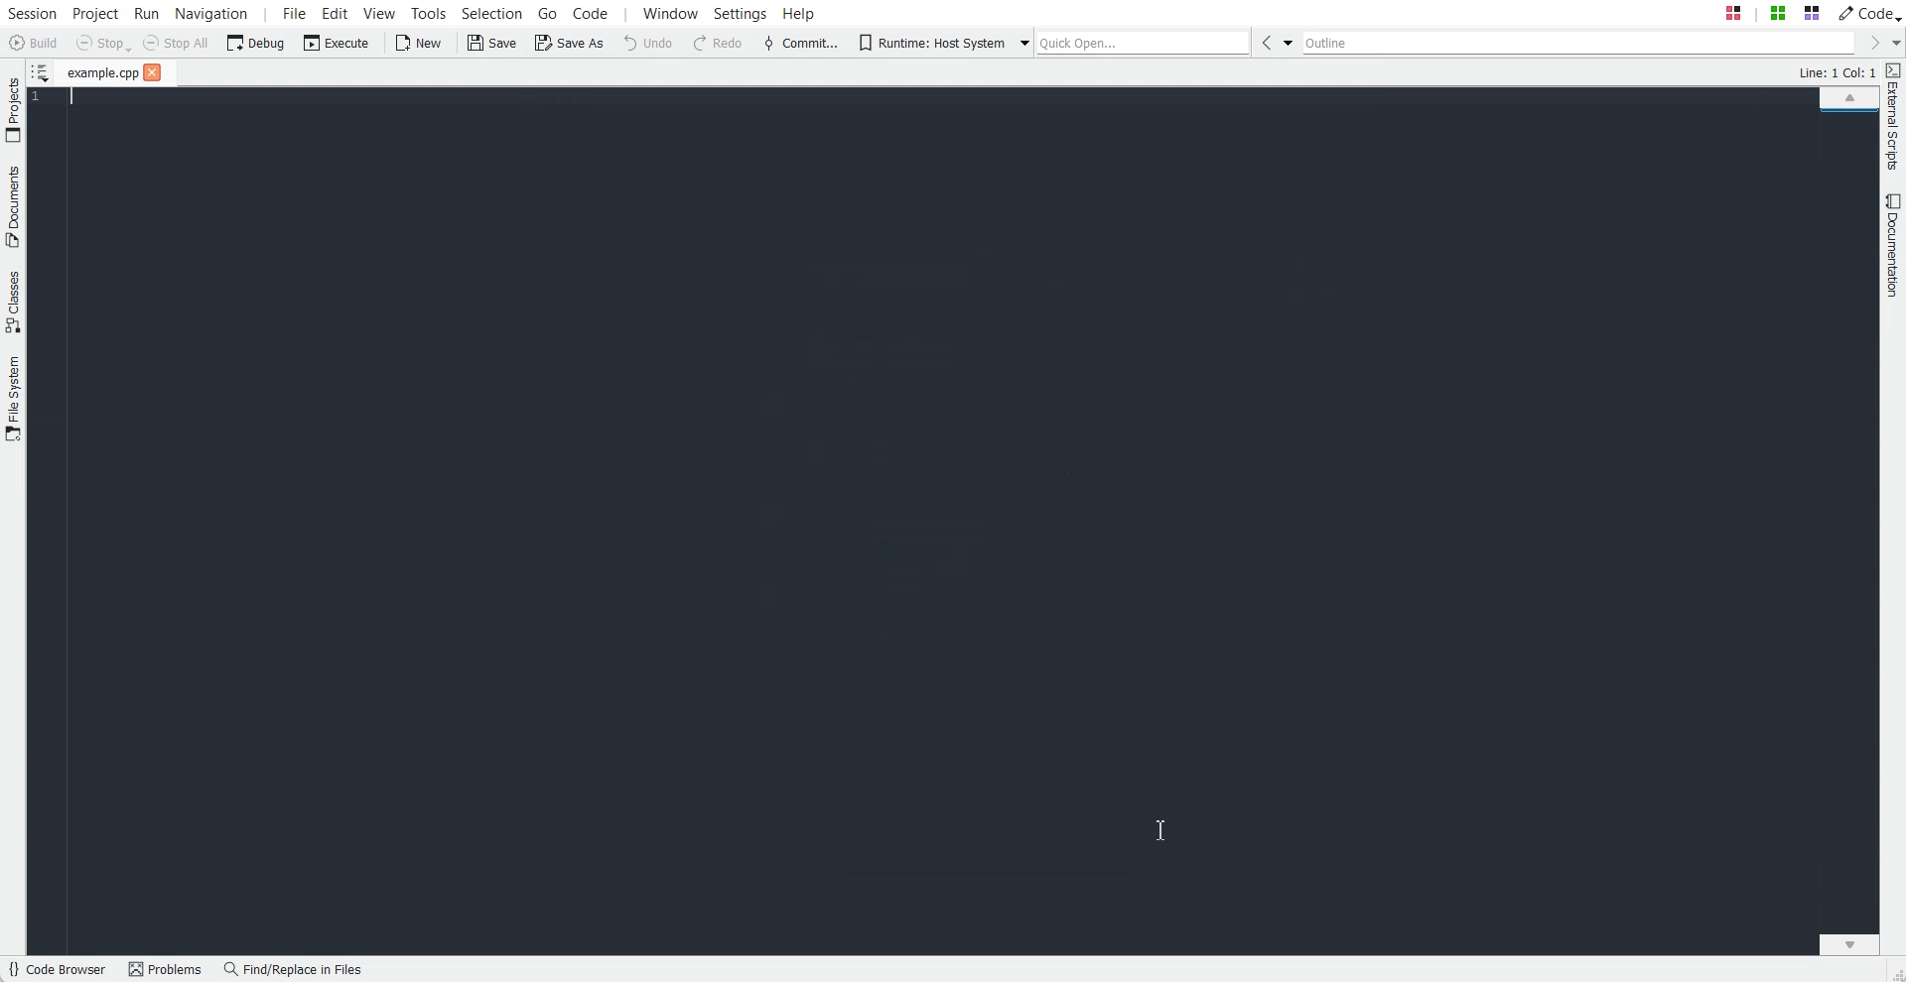  Describe the element at coordinates (1143, 43) in the screenshot. I see `Quick Open` at that location.